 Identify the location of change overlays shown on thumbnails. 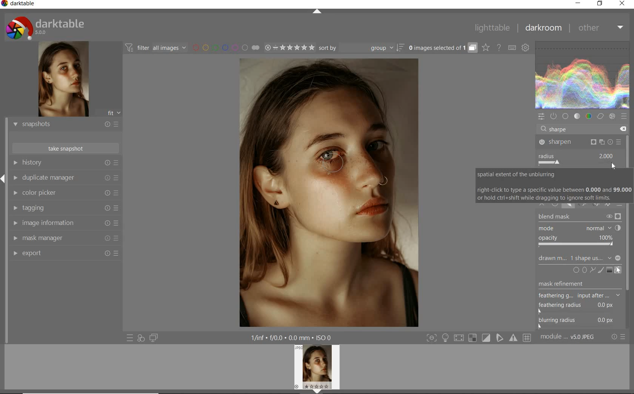
(485, 48).